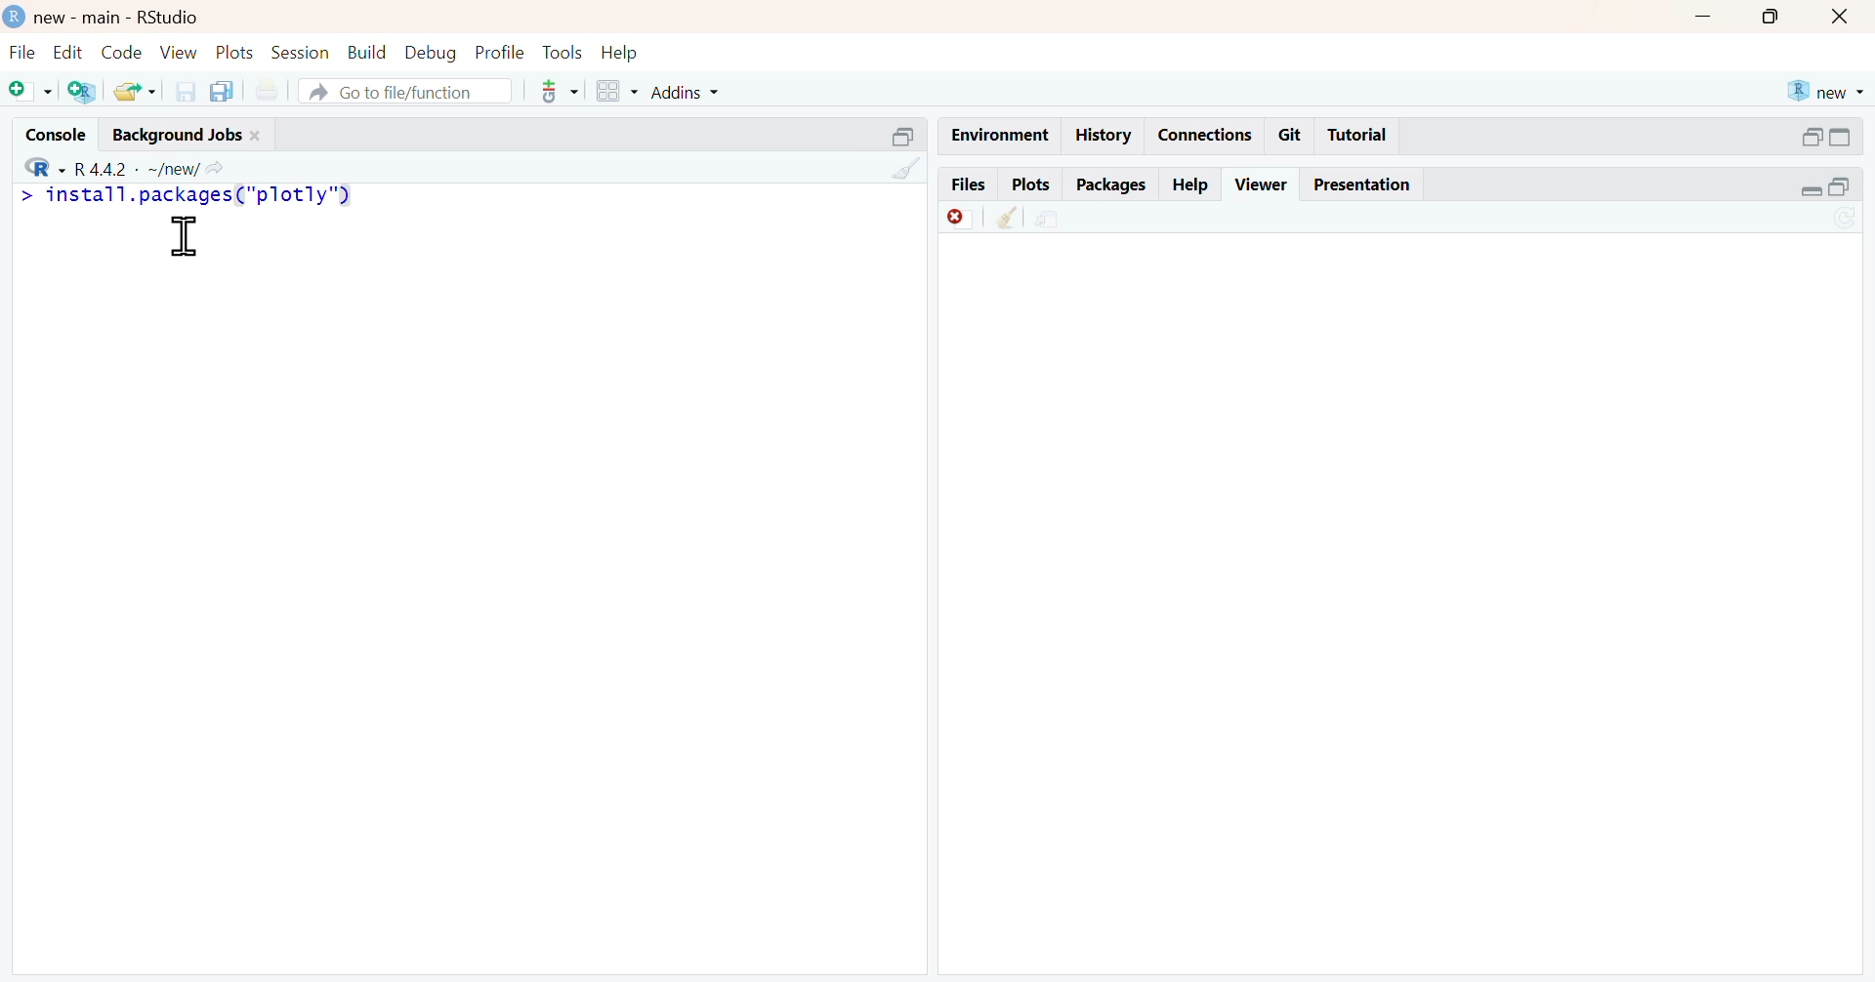  I want to click on code, so click(119, 53).